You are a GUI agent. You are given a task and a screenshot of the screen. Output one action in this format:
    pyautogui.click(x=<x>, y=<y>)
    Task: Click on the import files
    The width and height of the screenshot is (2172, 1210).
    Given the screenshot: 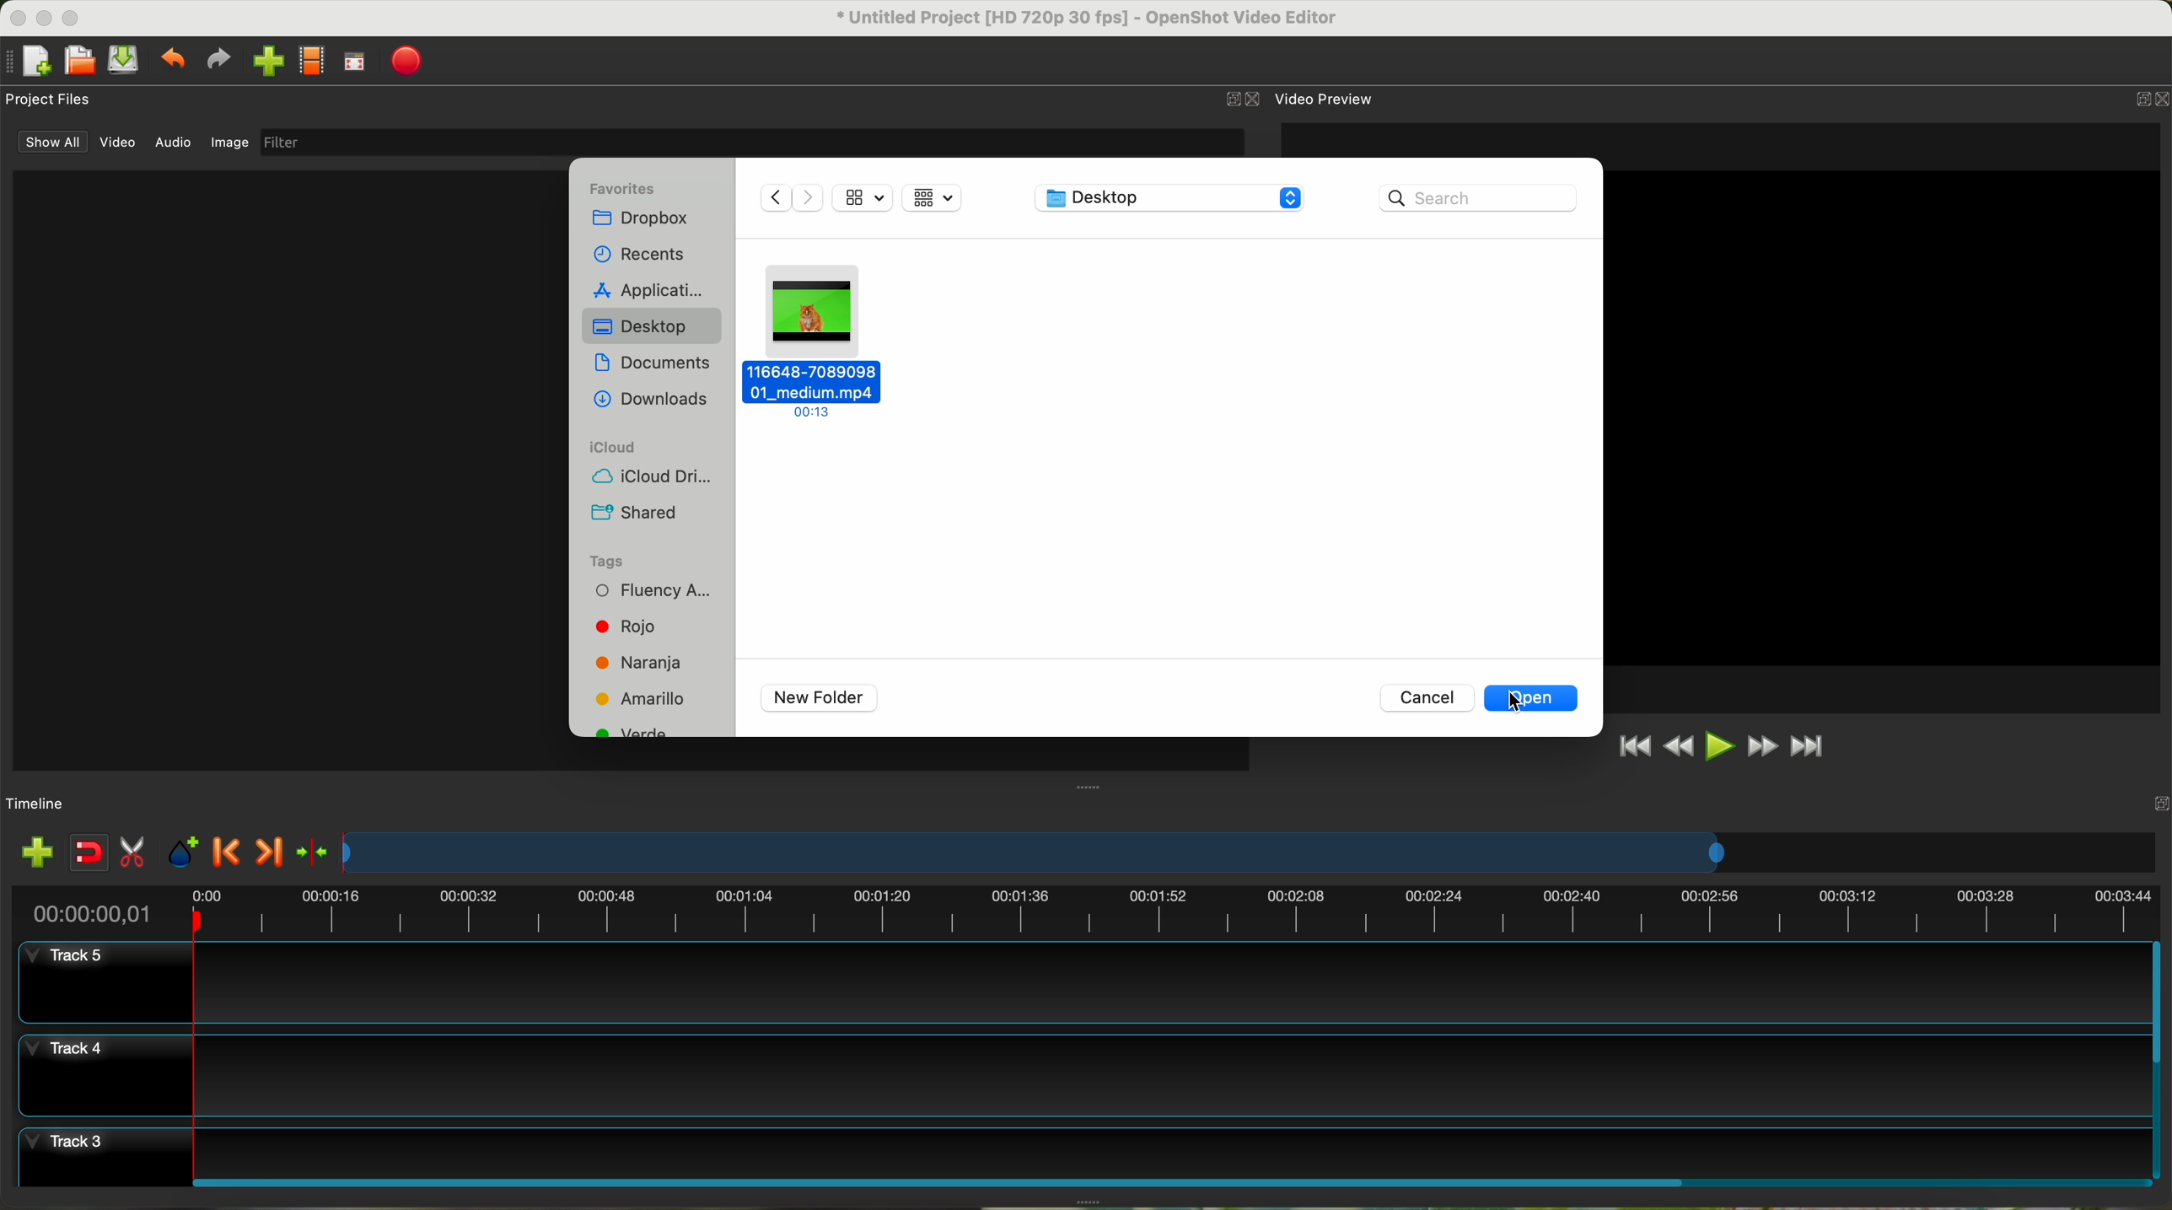 What is the action you would take?
    pyautogui.click(x=36, y=854)
    